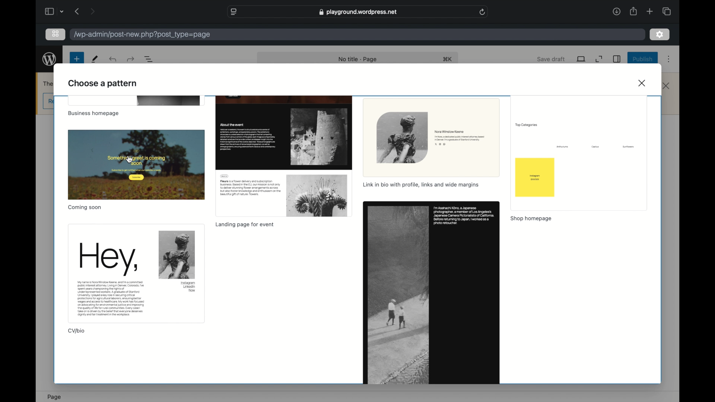 The height and width of the screenshot is (402, 715). Describe the element at coordinates (358, 60) in the screenshot. I see `no title -page` at that location.